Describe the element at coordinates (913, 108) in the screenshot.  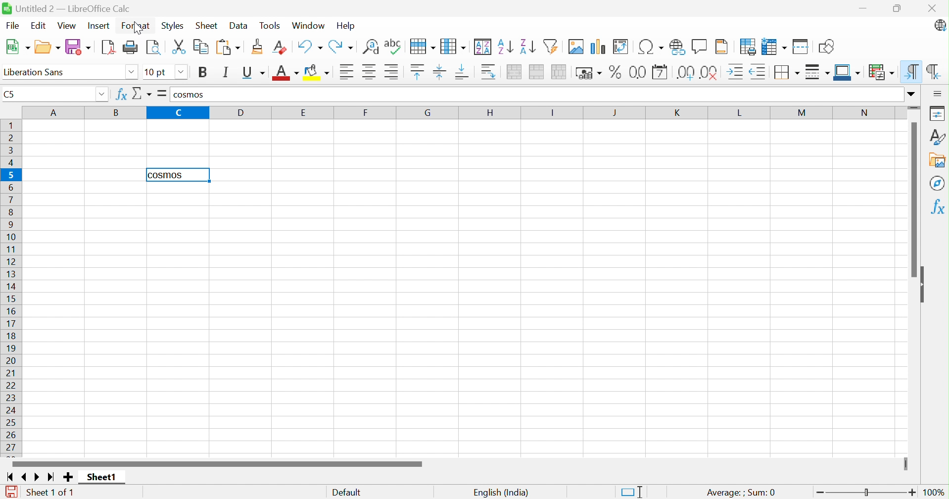
I see `Slider` at that location.